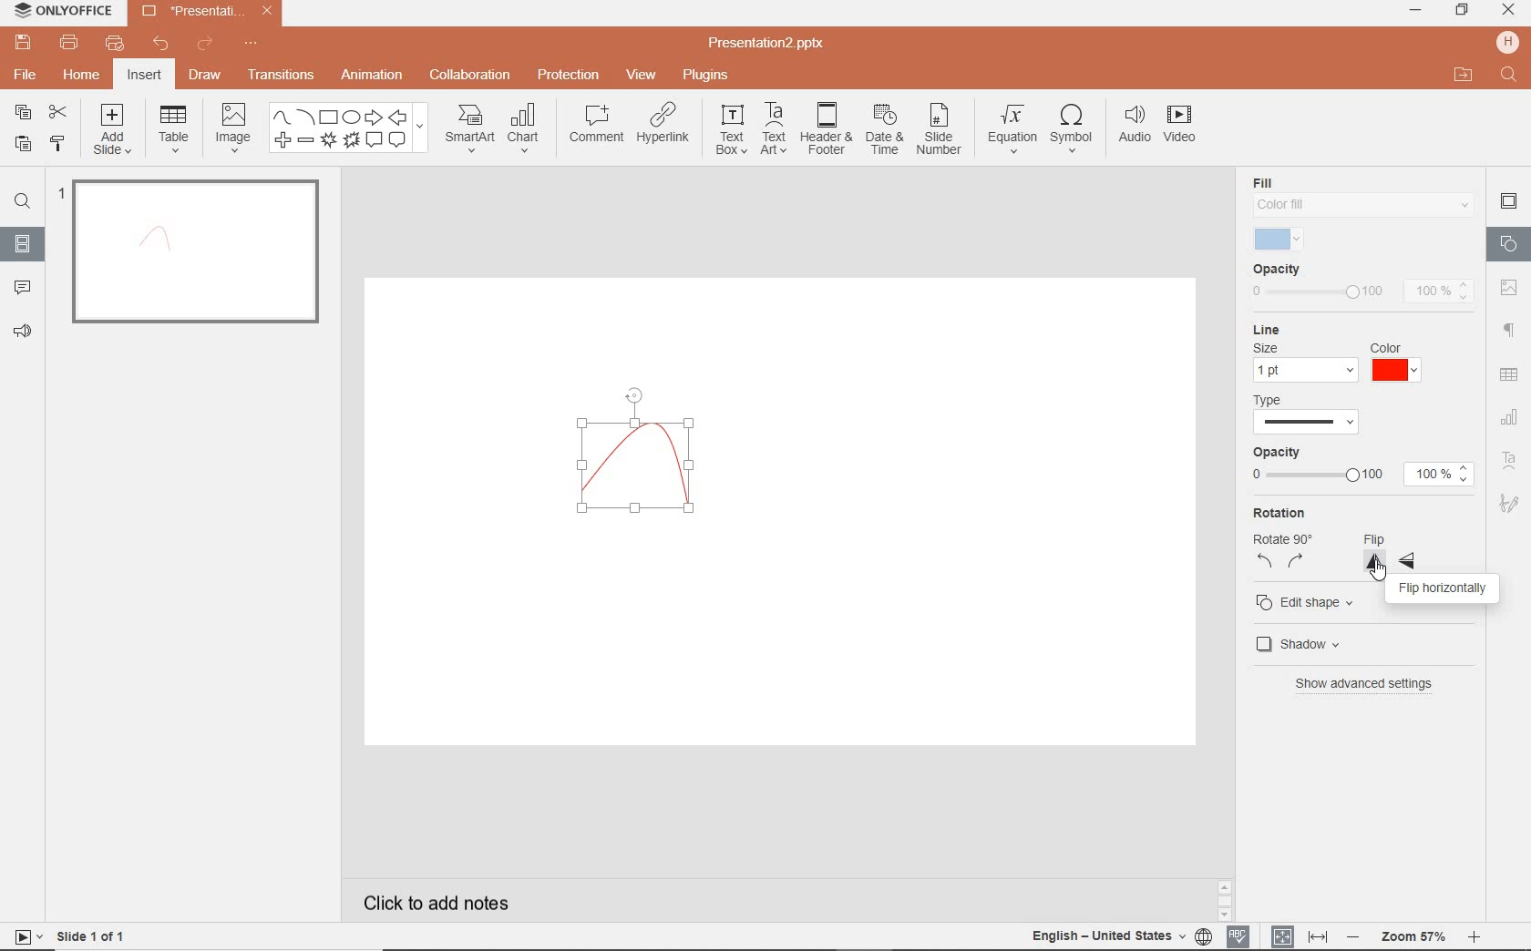 The width and height of the screenshot is (1531, 951). What do you see at coordinates (68, 42) in the screenshot?
I see `PRINT` at bounding box center [68, 42].